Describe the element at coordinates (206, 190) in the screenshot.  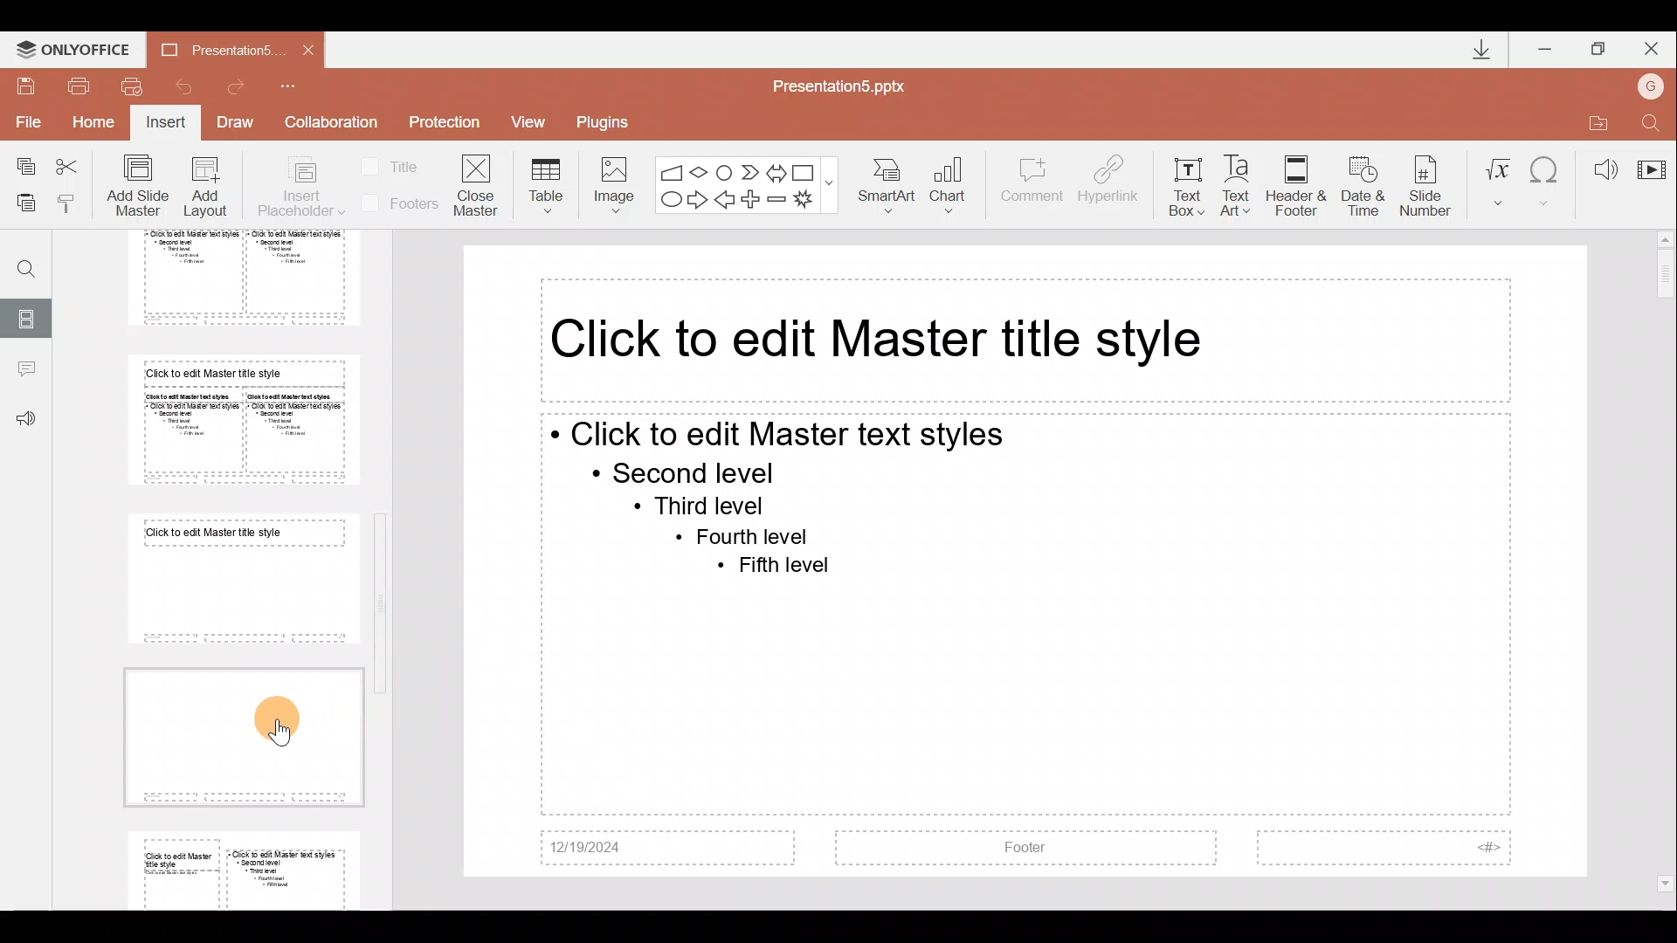
I see `Add layout` at that location.